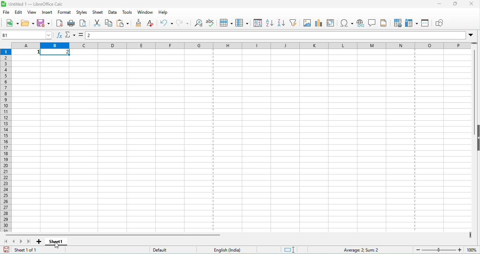 This screenshot has width=480, height=254. What do you see at coordinates (127, 12) in the screenshot?
I see `tools` at bounding box center [127, 12].